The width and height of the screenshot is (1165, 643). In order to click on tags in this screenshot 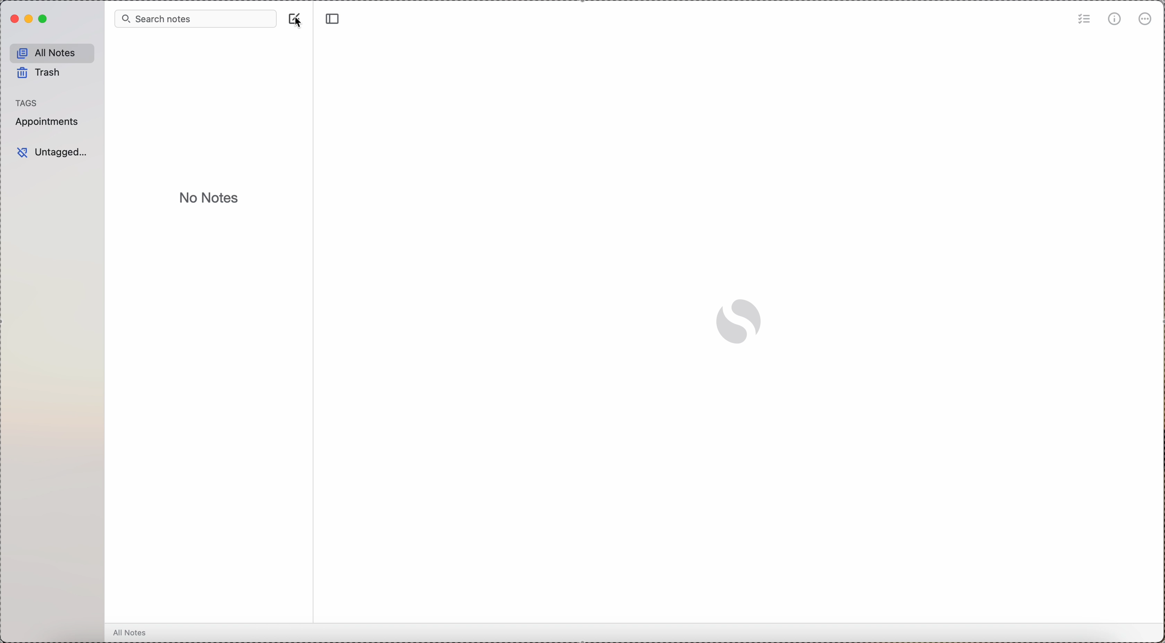, I will do `click(30, 102)`.